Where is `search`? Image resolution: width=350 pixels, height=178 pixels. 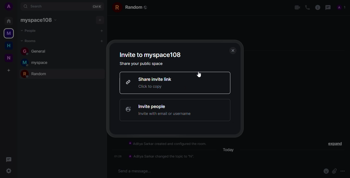 search is located at coordinates (35, 6).